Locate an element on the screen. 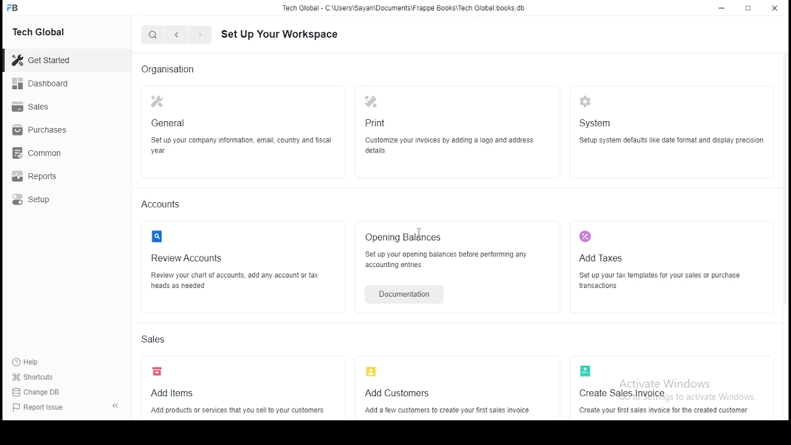 This screenshot has height=445, width=791. General is located at coordinates (241, 130).